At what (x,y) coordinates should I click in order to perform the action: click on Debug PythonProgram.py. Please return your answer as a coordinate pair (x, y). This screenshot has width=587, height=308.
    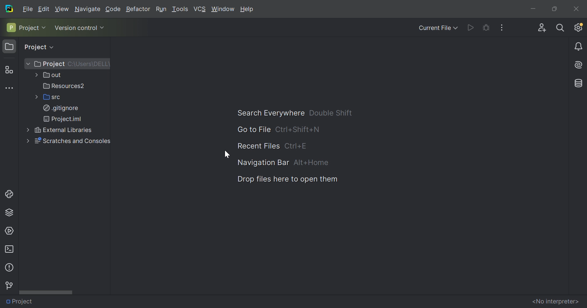
    Looking at the image, I should click on (485, 27).